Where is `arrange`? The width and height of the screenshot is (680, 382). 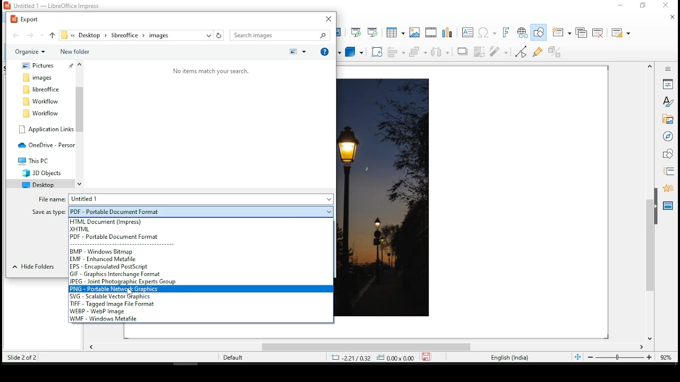
arrange is located at coordinates (418, 53).